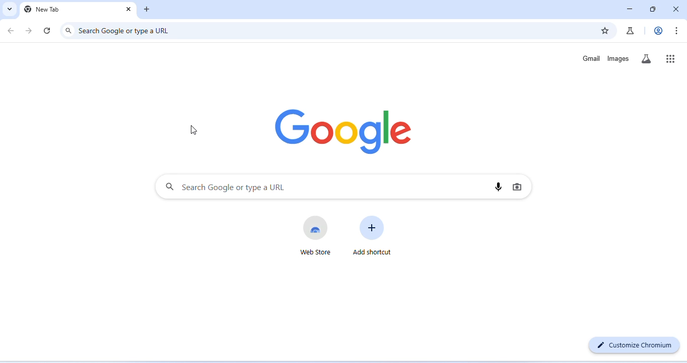 This screenshot has height=363, width=687. I want to click on new tab, so click(42, 10).